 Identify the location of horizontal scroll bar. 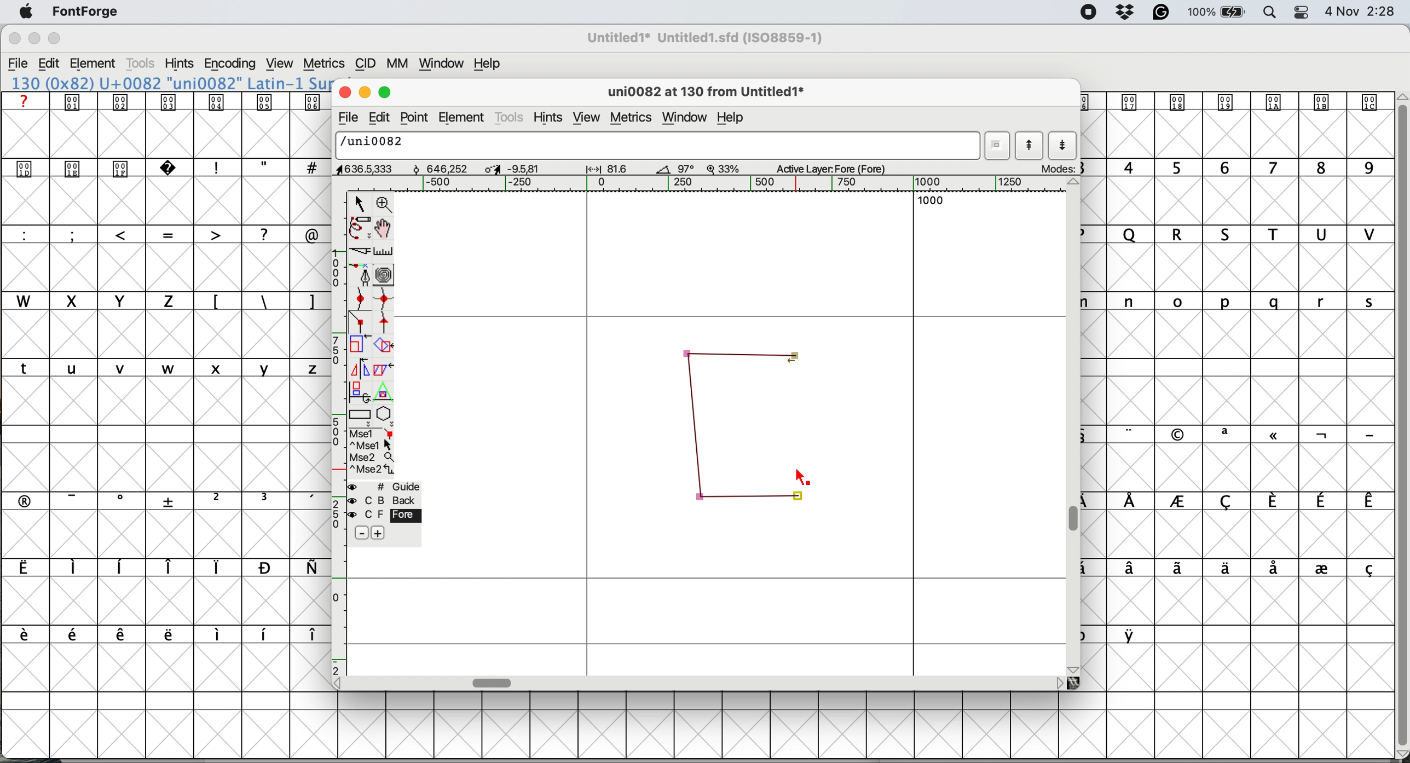
(494, 683).